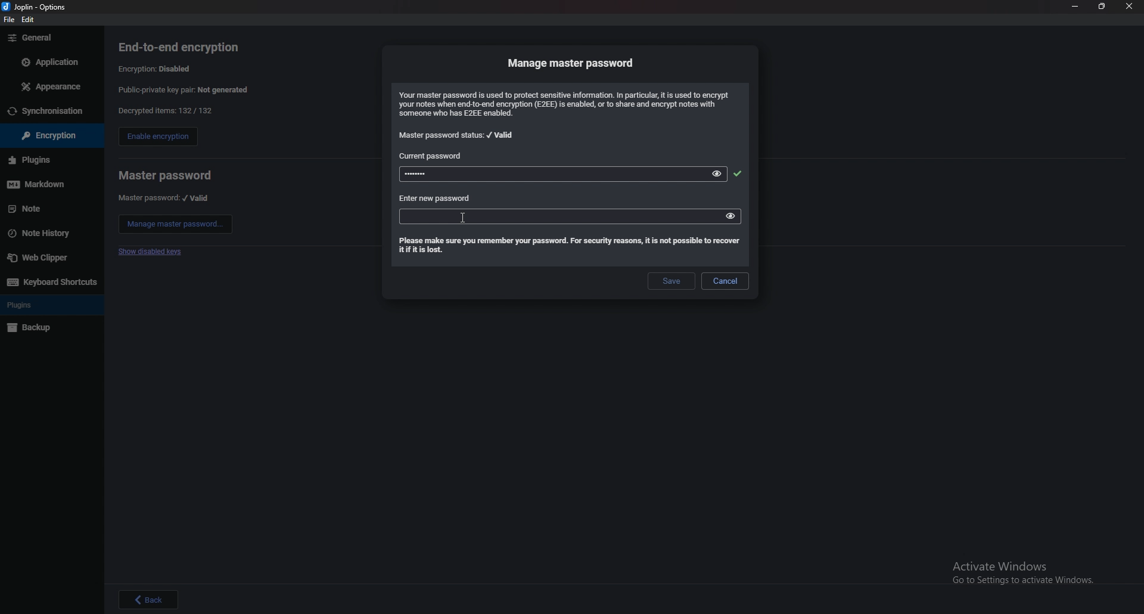 The width and height of the screenshot is (1144, 614). What do you see at coordinates (433, 156) in the screenshot?
I see `current password` at bounding box center [433, 156].